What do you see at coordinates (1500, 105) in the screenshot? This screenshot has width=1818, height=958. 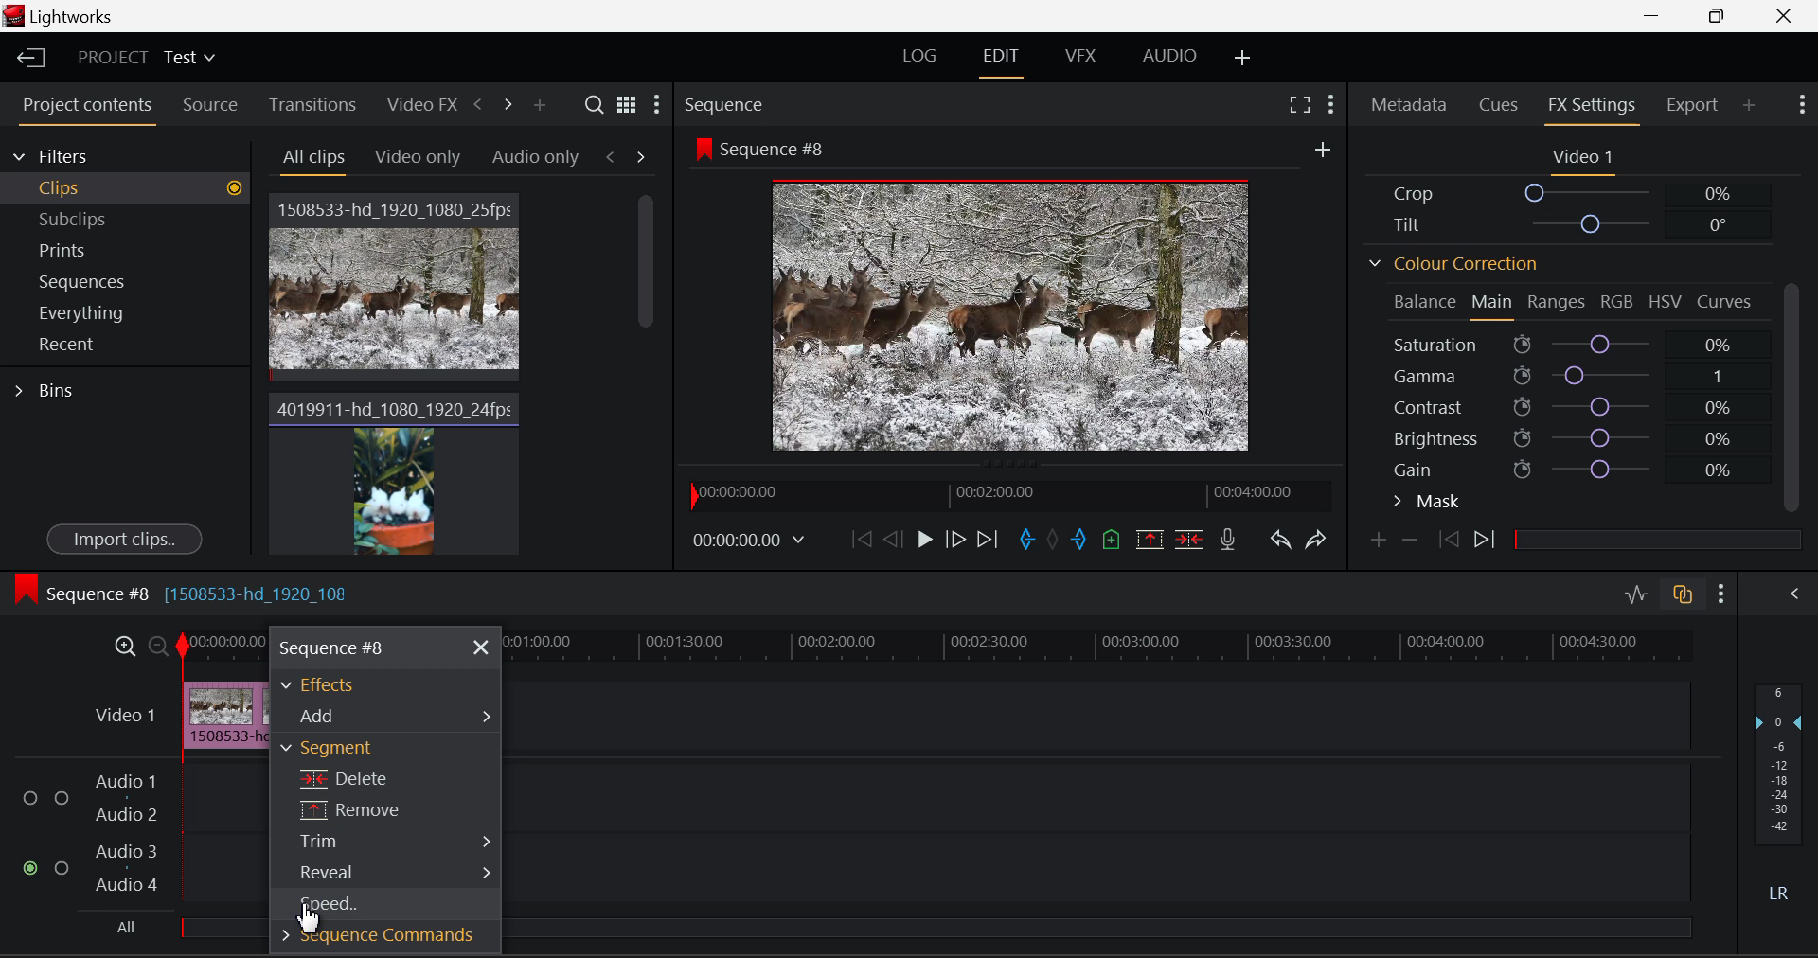 I see `Cues` at bounding box center [1500, 105].